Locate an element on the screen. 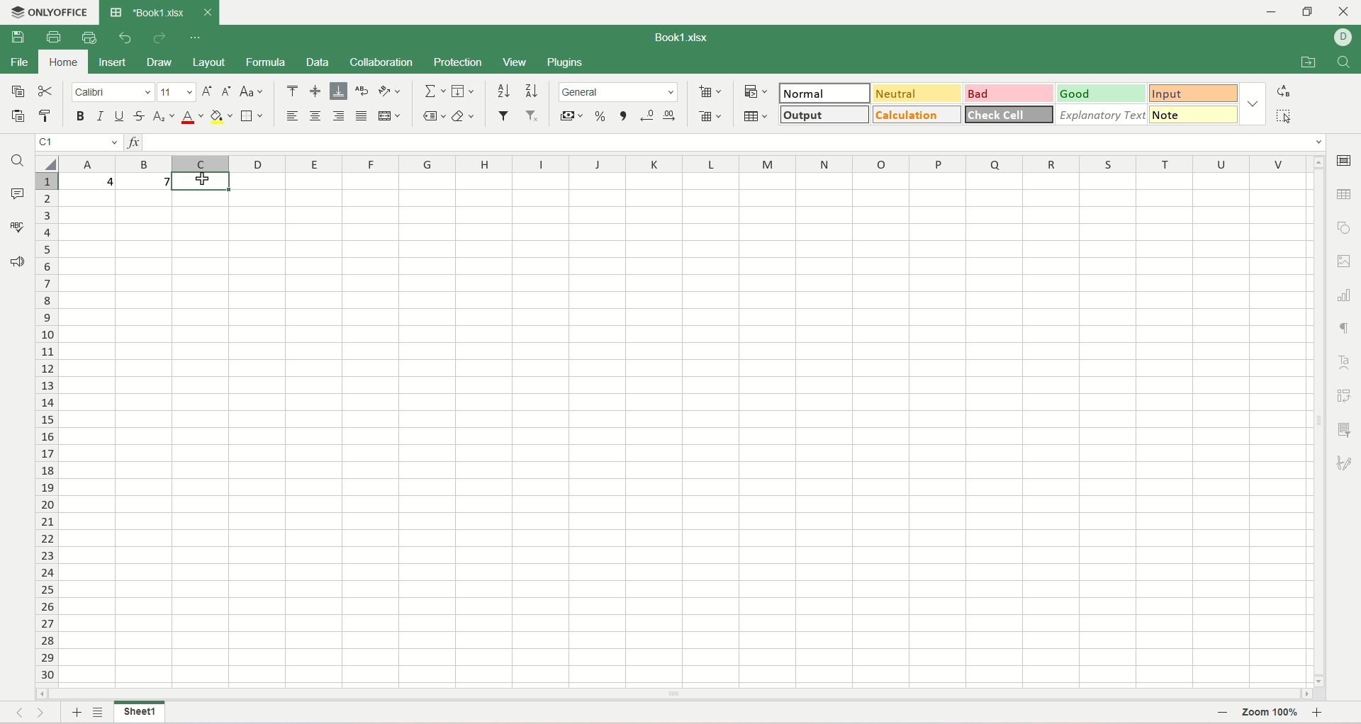 This screenshot has width=1361, height=724. note is located at coordinates (1196, 114).